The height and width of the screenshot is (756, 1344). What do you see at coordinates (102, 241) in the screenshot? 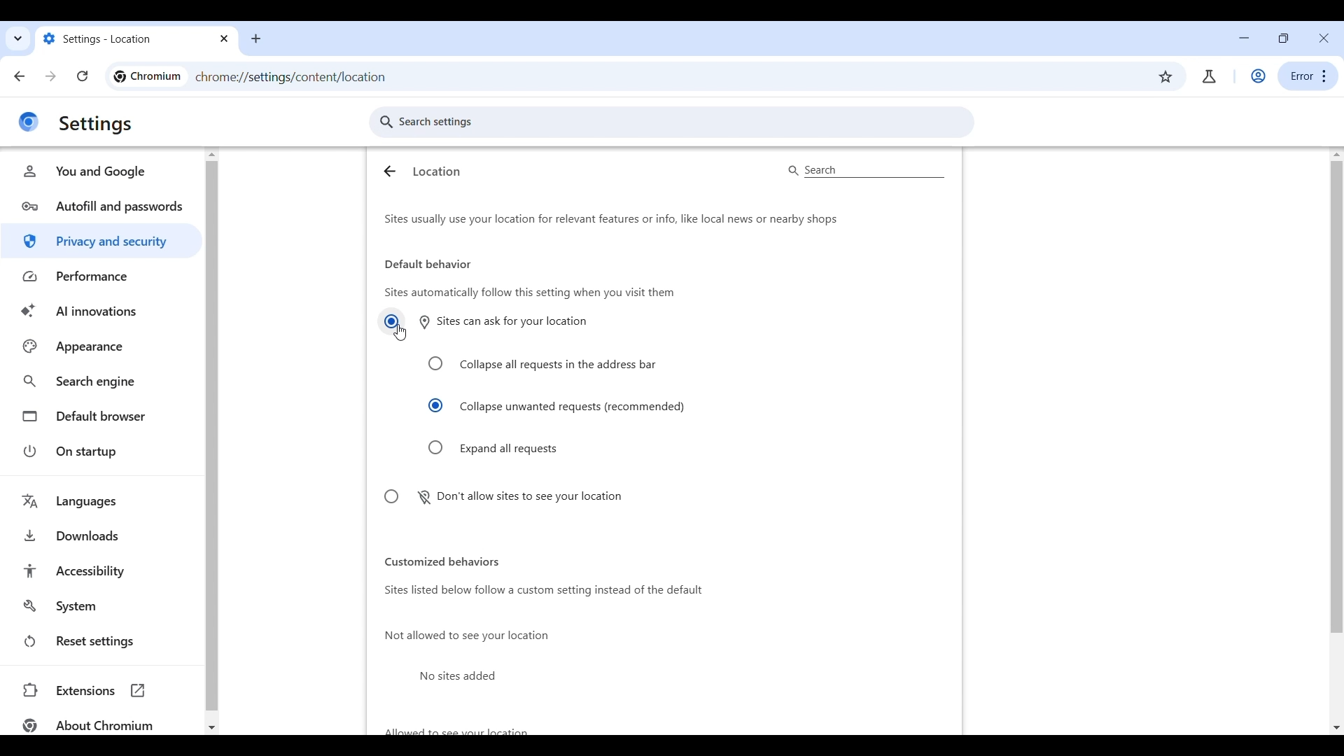
I see `Privacy and security highlighted ` at bounding box center [102, 241].